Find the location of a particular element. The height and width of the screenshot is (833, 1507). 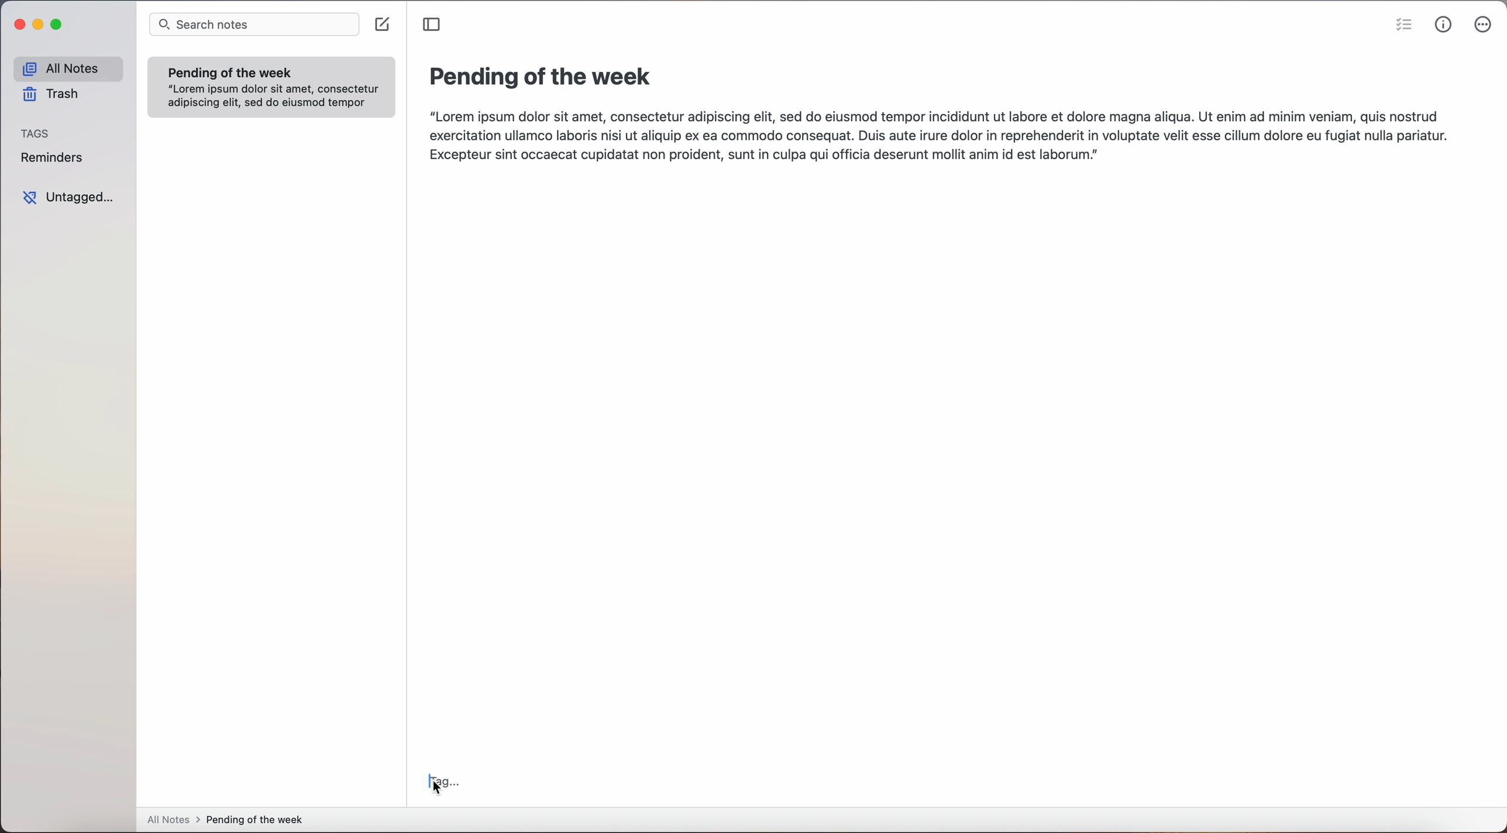

click on tag is located at coordinates (445, 781).